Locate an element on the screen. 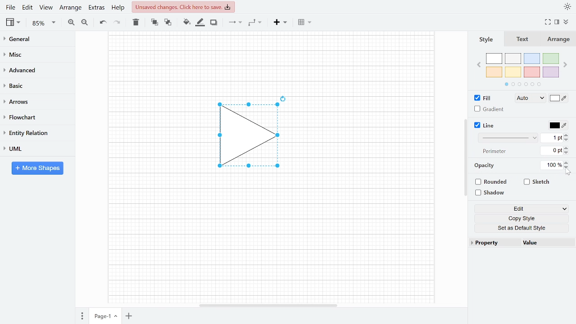  cursor is located at coordinates (569, 172).